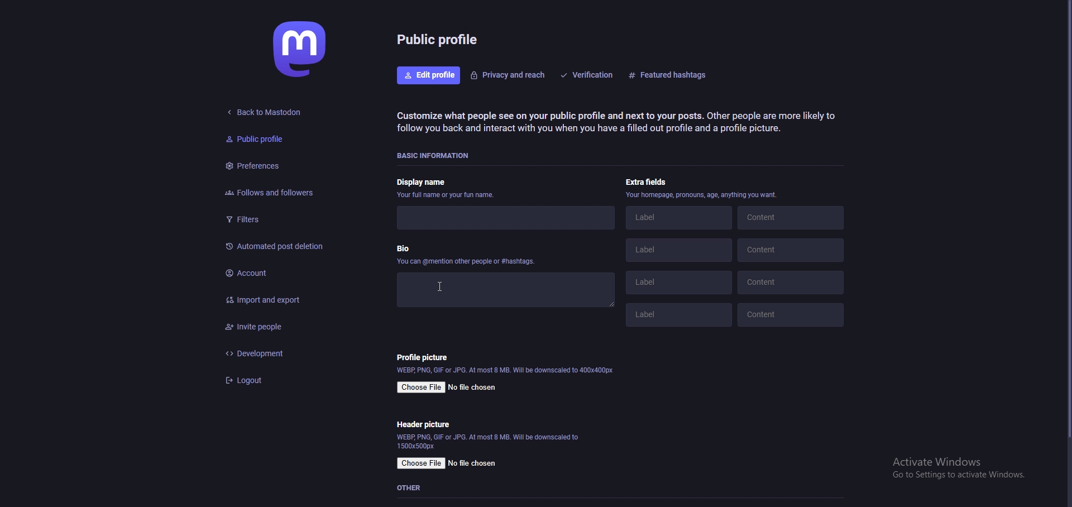 The image size is (1072, 507). What do you see at coordinates (467, 253) in the screenshot?
I see `bio` at bounding box center [467, 253].